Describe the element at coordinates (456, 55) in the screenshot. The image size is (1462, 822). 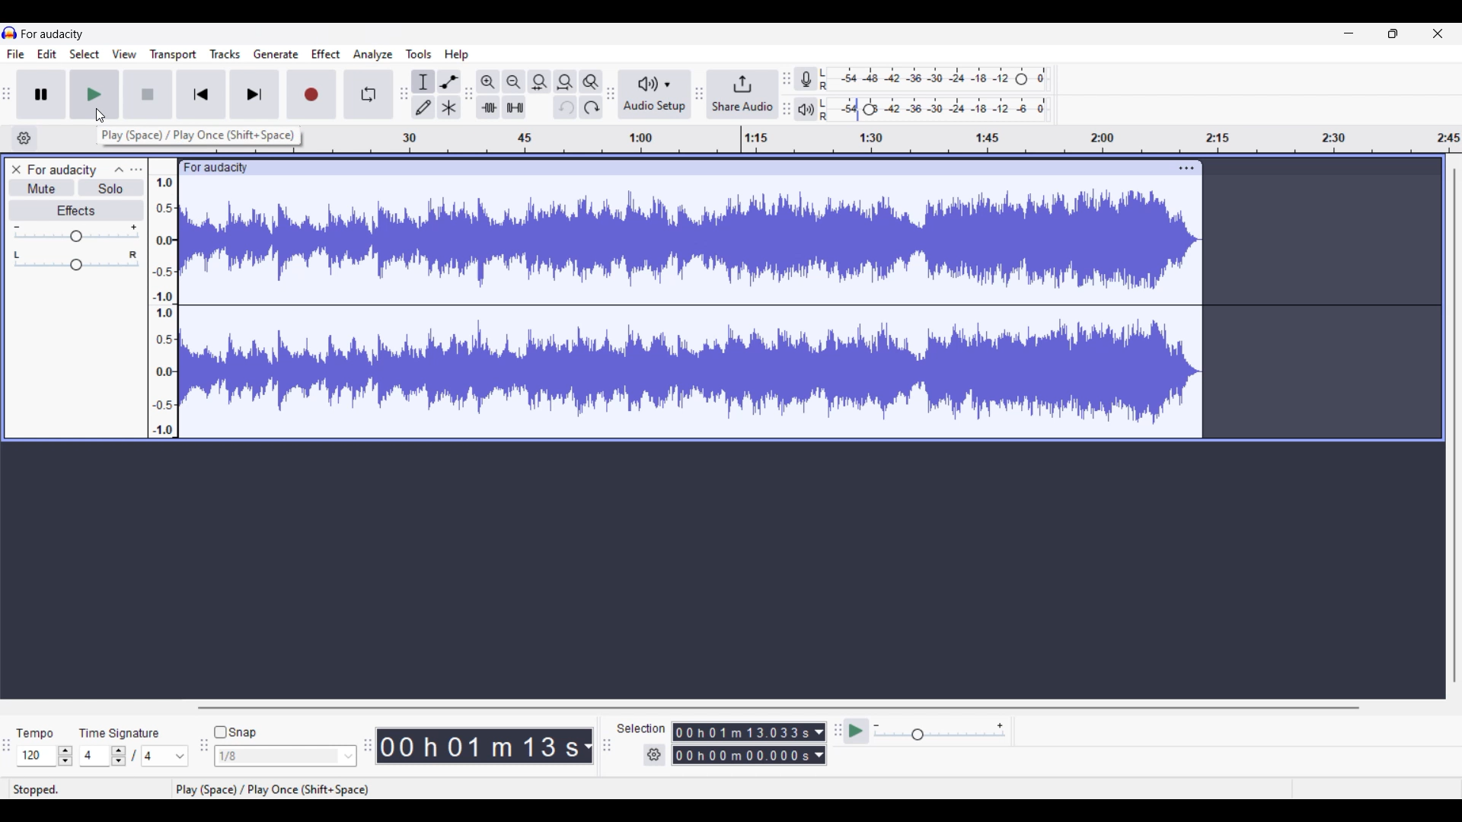
I see `Help menu` at that location.